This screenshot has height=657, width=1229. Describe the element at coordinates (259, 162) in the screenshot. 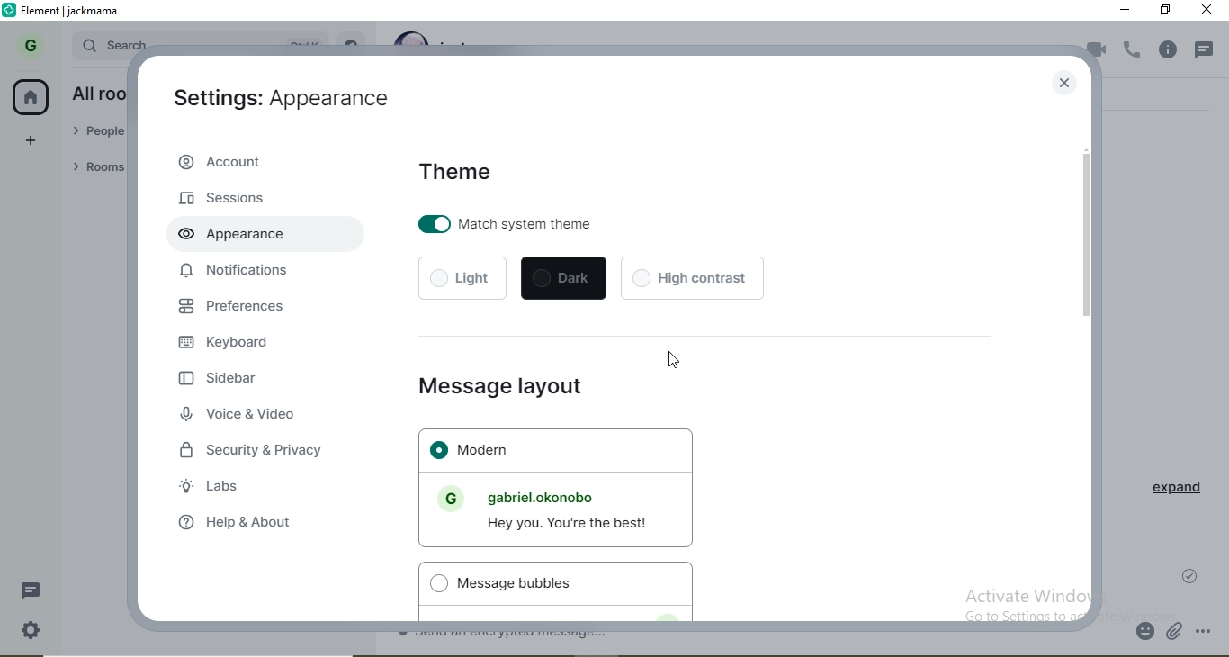

I see `account` at that location.